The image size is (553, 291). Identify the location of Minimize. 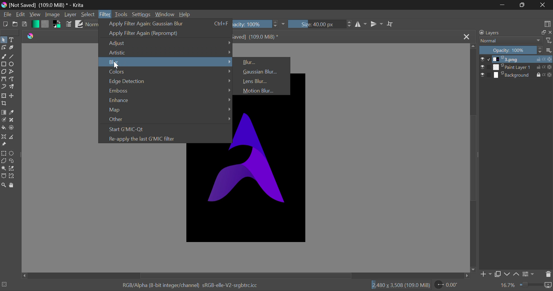
(522, 5).